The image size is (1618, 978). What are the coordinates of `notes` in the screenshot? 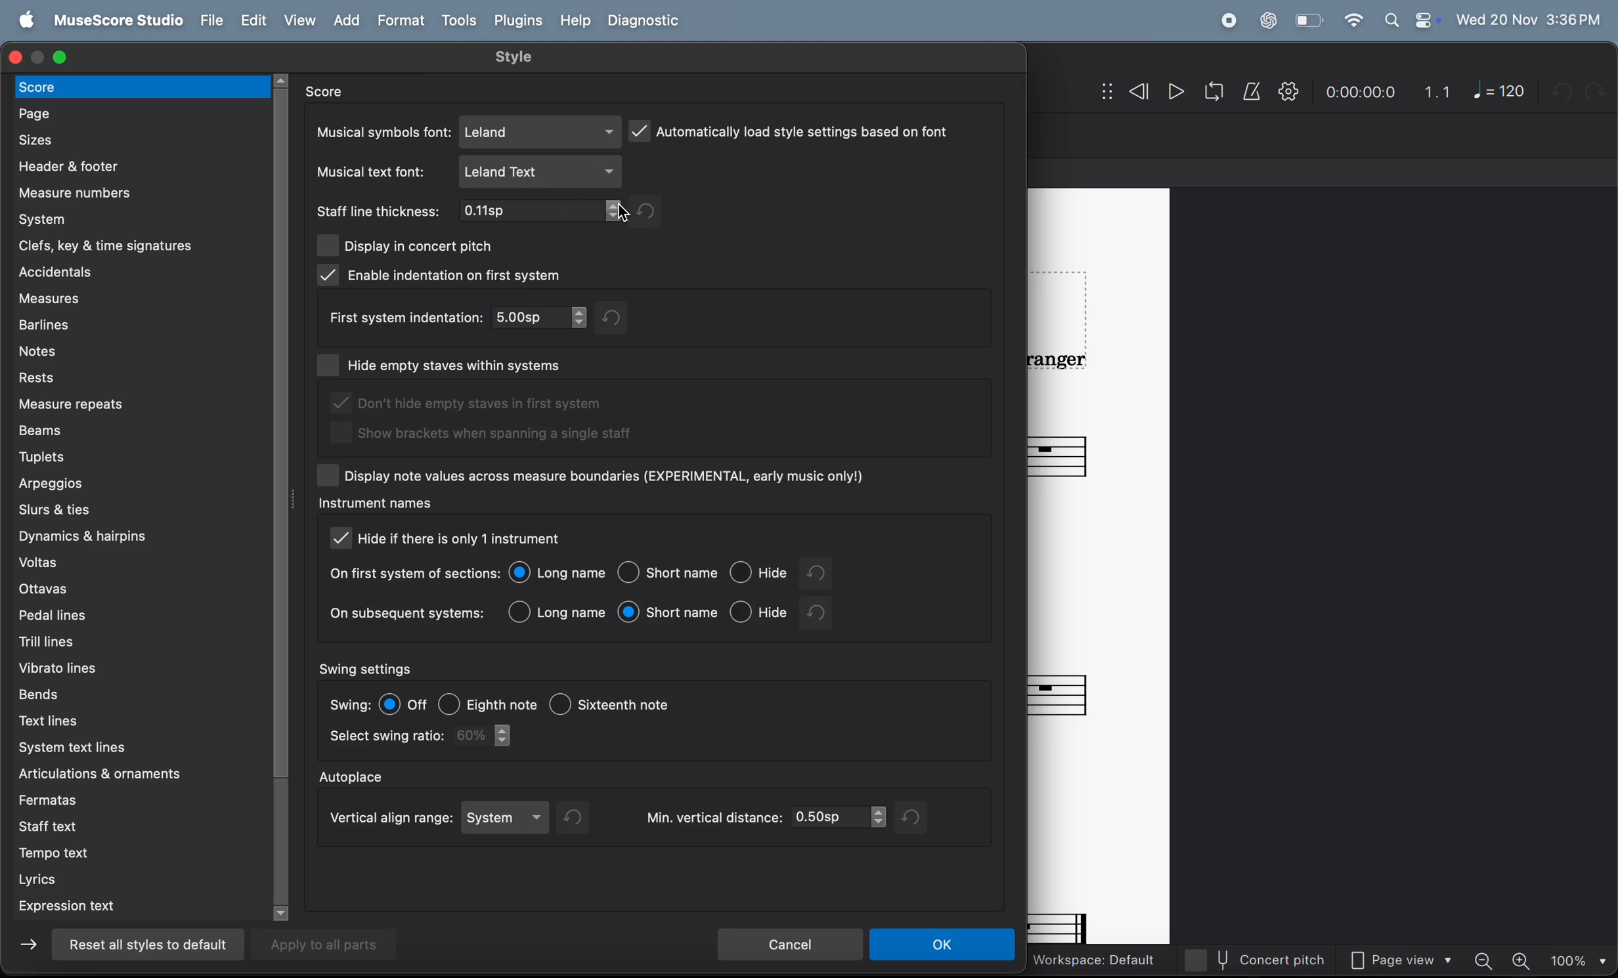 It's located at (130, 349).